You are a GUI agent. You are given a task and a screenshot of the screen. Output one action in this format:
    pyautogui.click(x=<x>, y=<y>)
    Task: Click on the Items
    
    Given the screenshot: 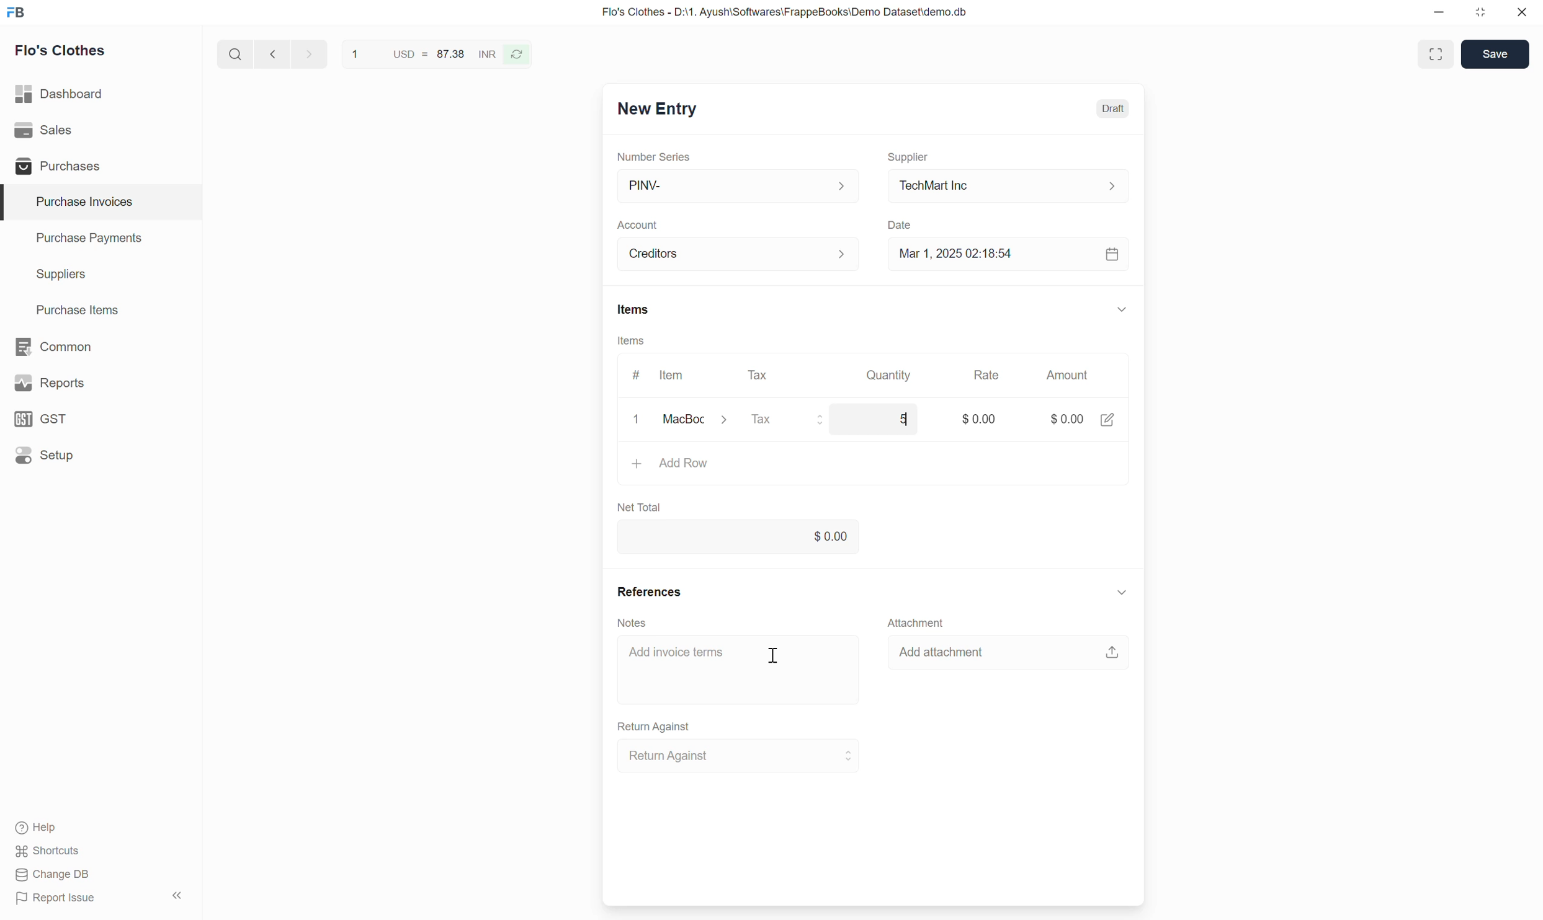 What is the action you would take?
    pyautogui.click(x=631, y=340)
    